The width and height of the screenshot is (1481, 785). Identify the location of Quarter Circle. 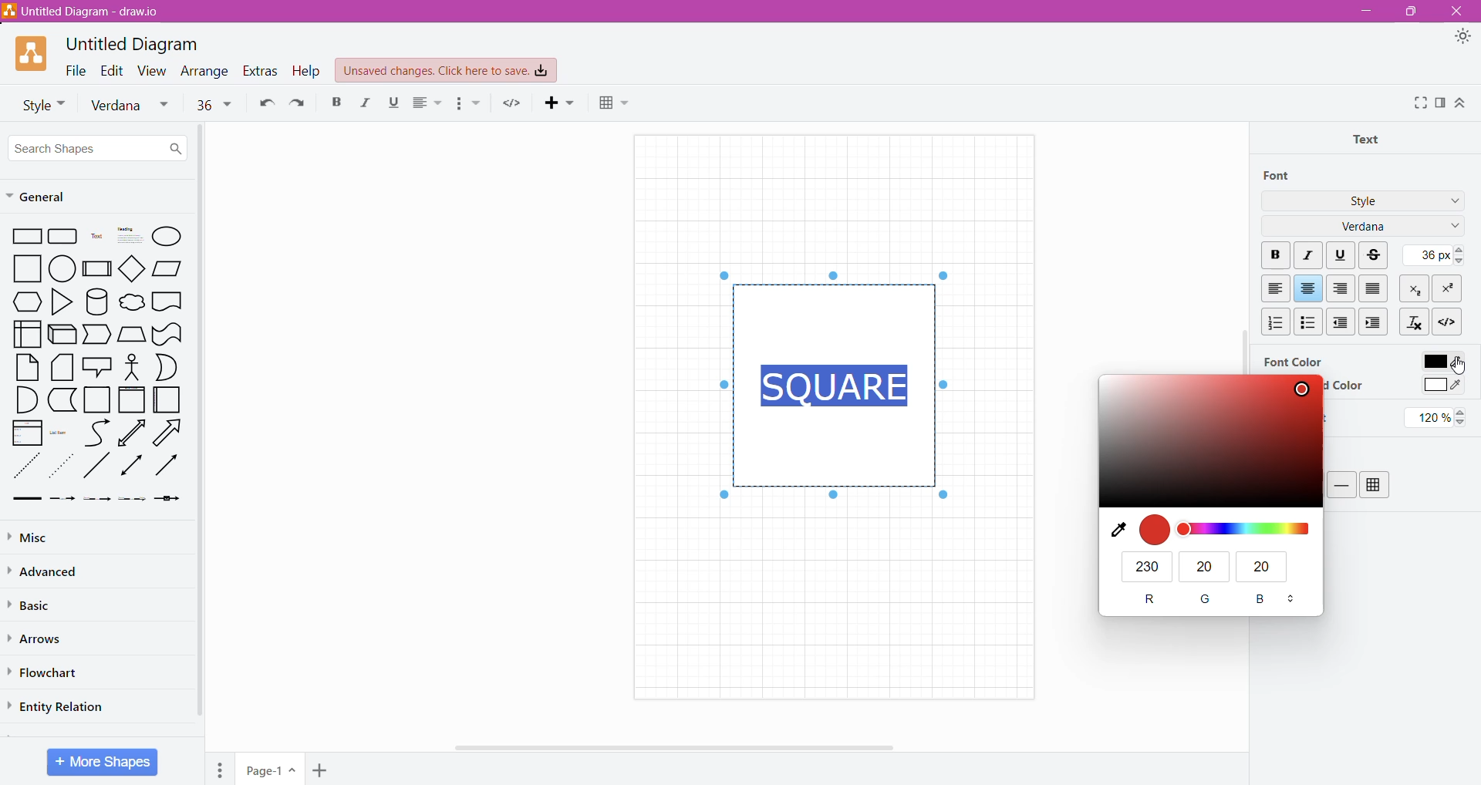
(25, 399).